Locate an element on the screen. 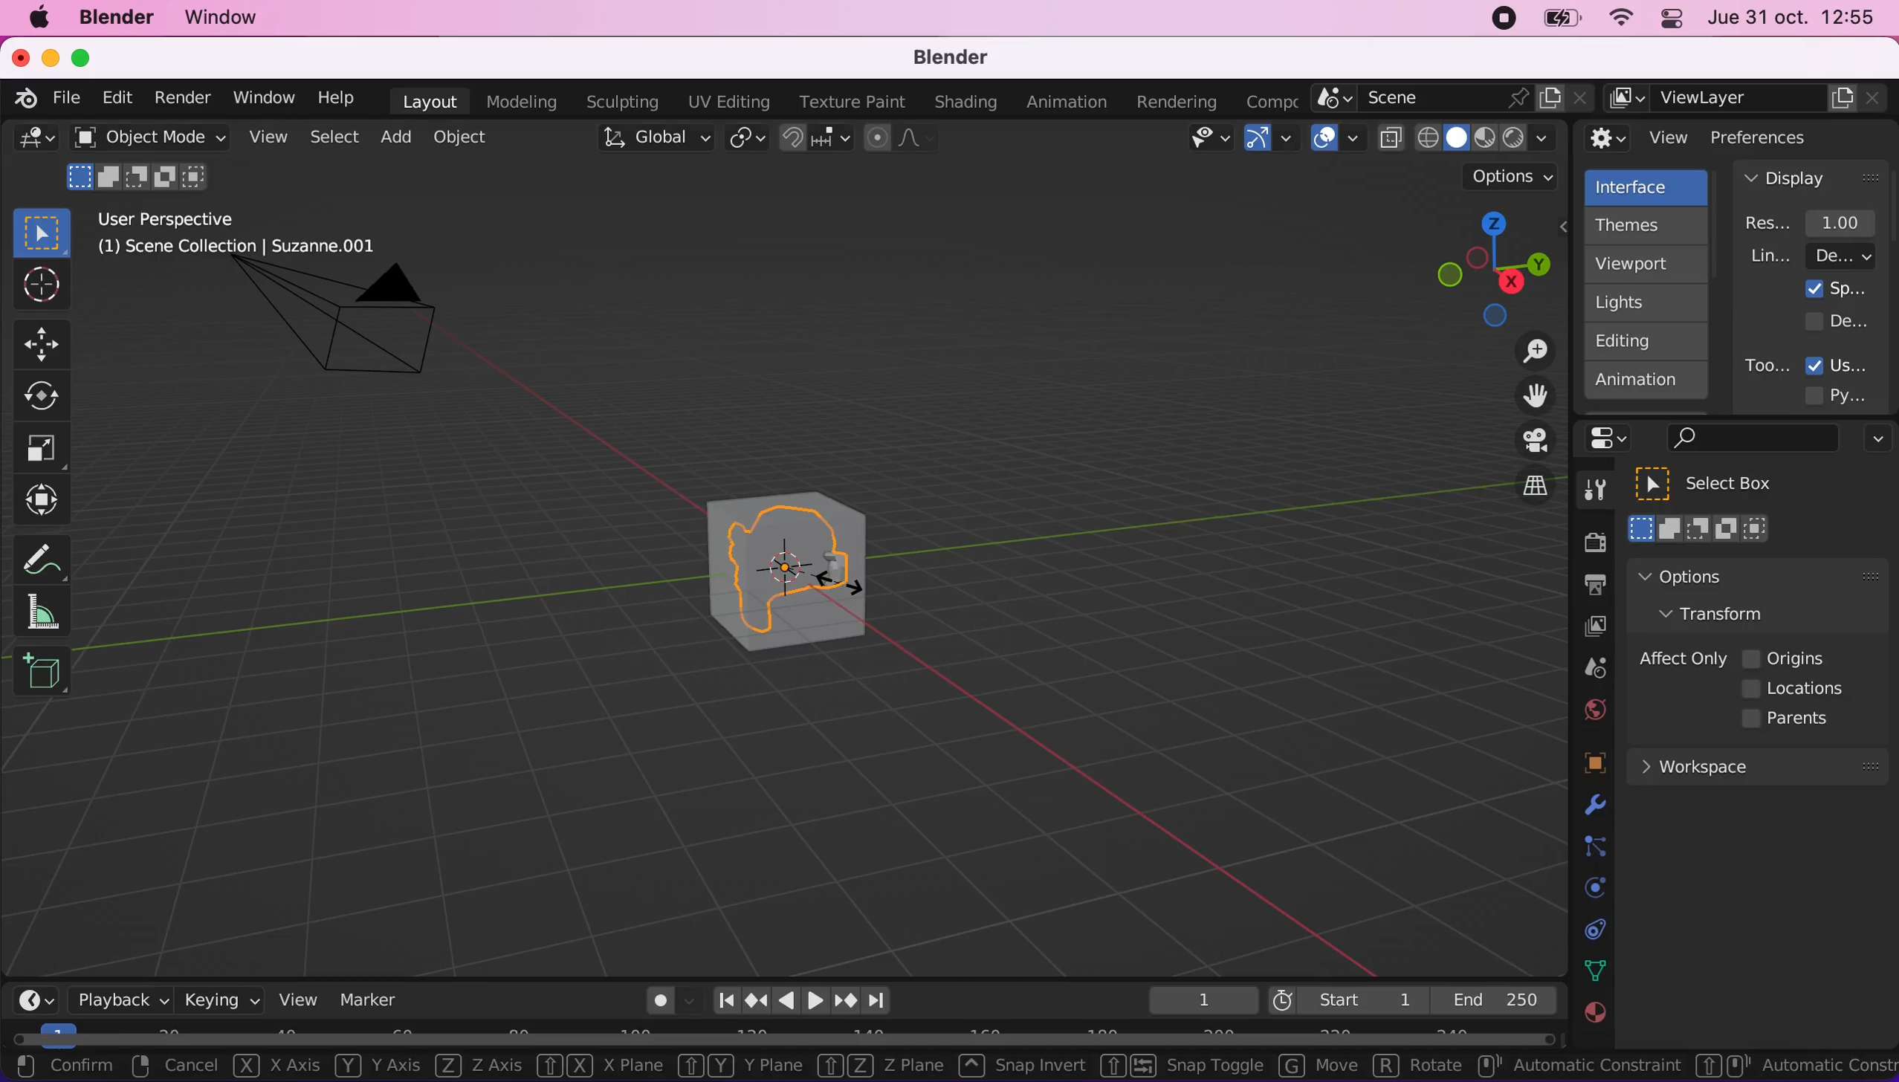 The image size is (1899, 1082). blender is located at coordinates (115, 18).